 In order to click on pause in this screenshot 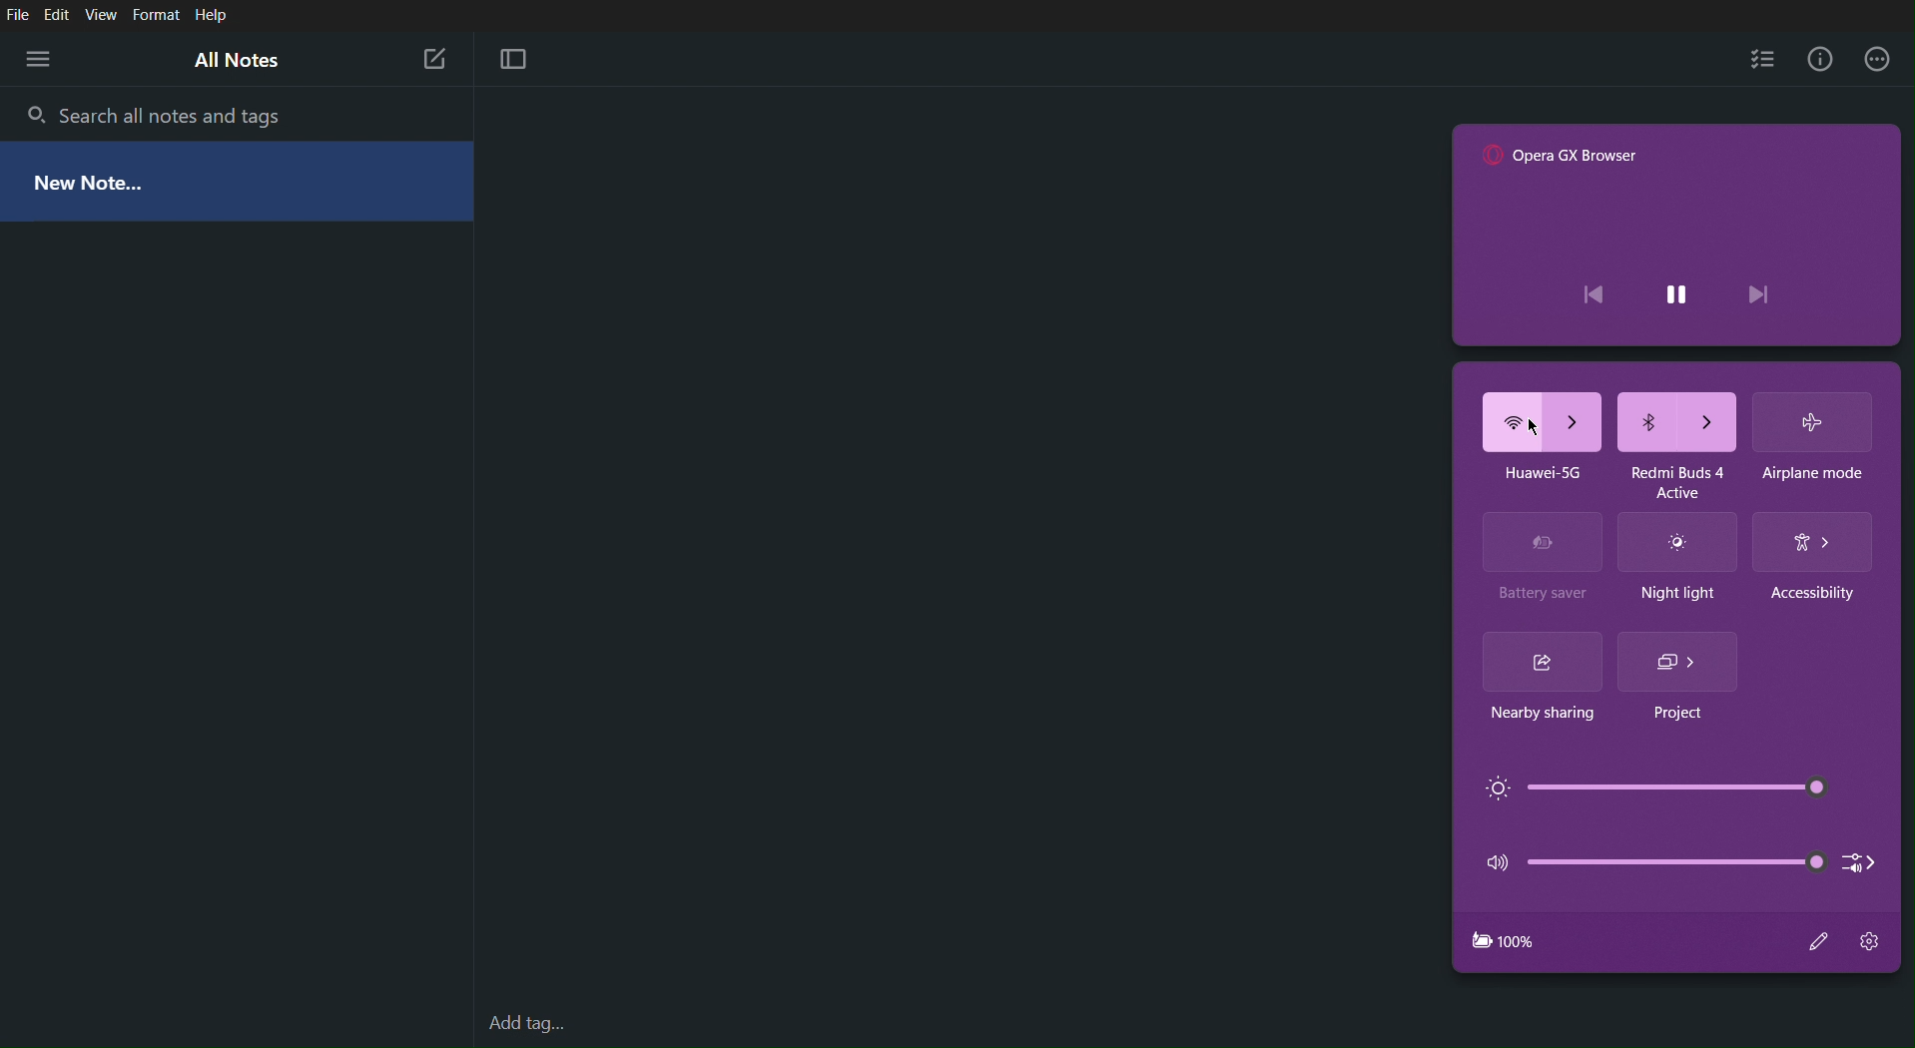, I will do `click(1674, 287)`.